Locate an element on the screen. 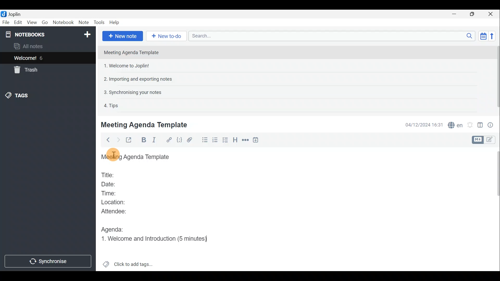 The image size is (500, 281). Notebooks is located at coordinates (49, 34).